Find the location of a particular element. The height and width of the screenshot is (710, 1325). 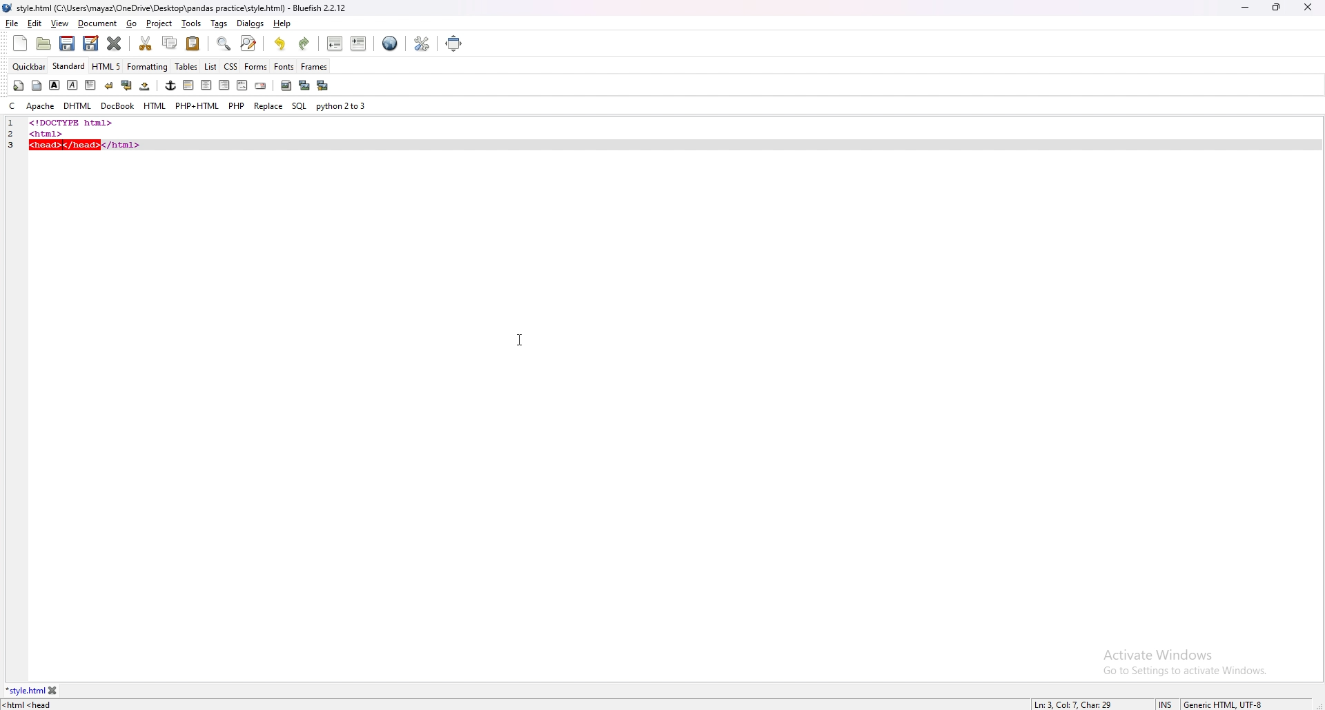

insert image is located at coordinates (286, 85).